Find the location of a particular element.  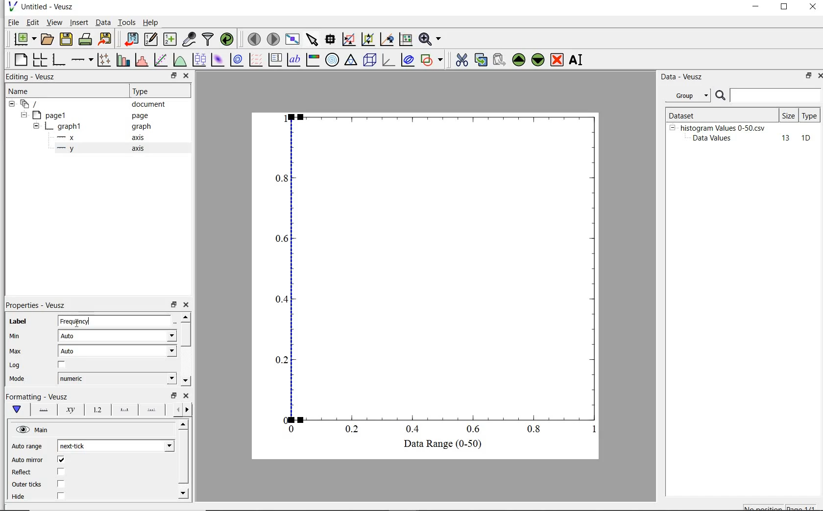

10 is located at coordinates (806, 139).